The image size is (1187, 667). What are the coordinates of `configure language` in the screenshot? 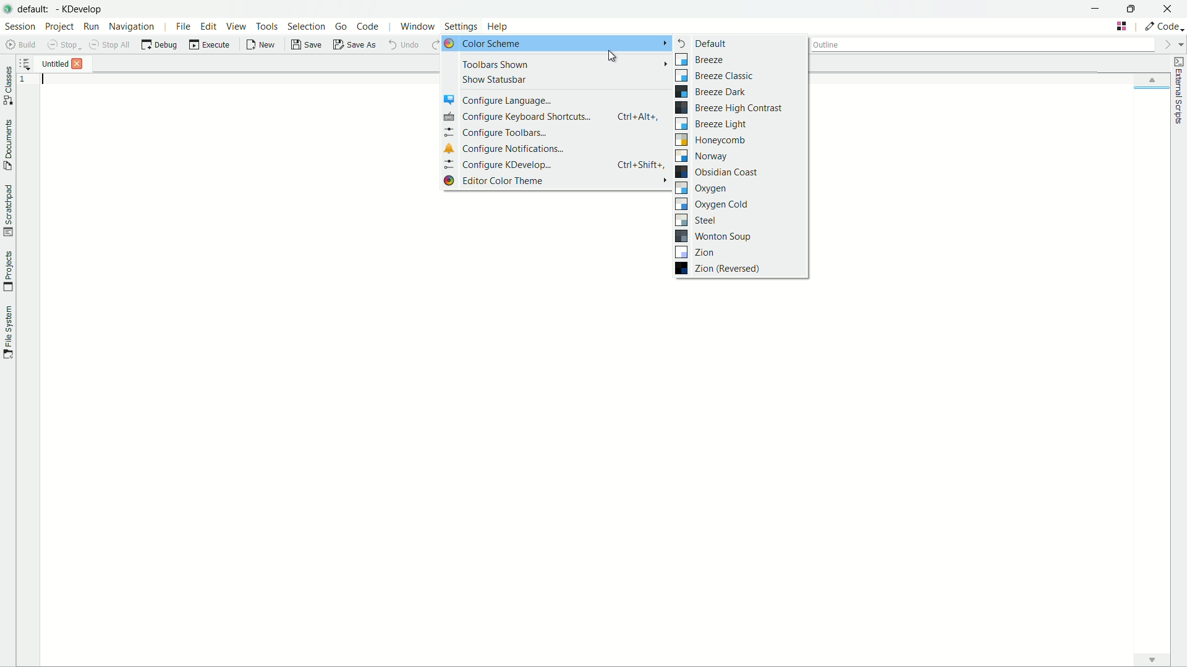 It's located at (501, 99).